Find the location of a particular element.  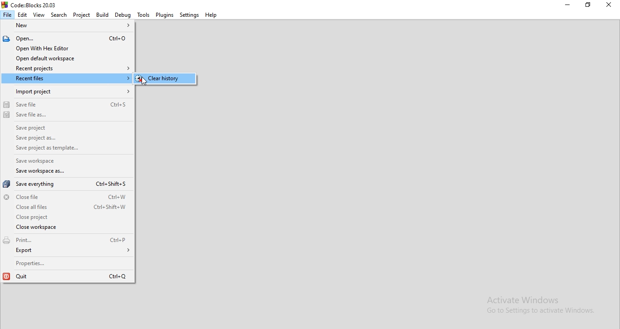

Recent files is located at coordinates (66, 78).